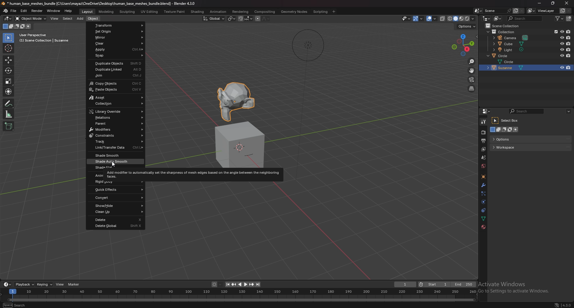 Image resolution: width=574 pixels, height=308 pixels. What do you see at coordinates (60, 284) in the screenshot?
I see `view` at bounding box center [60, 284].